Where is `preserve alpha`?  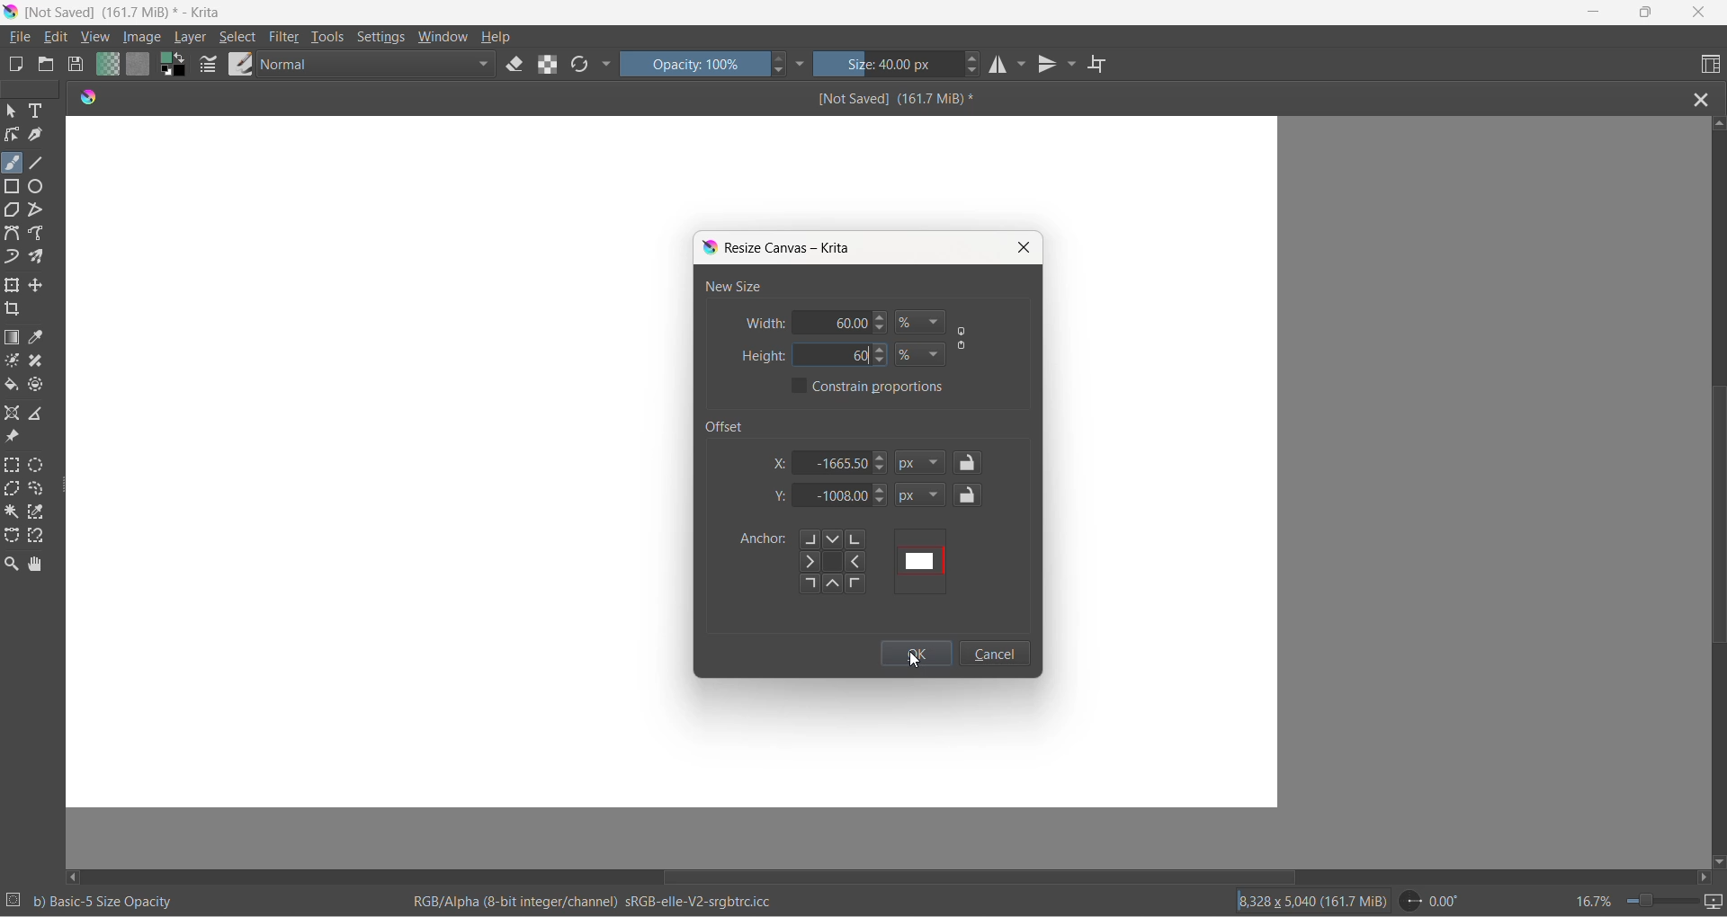 preserve alpha is located at coordinates (551, 64).